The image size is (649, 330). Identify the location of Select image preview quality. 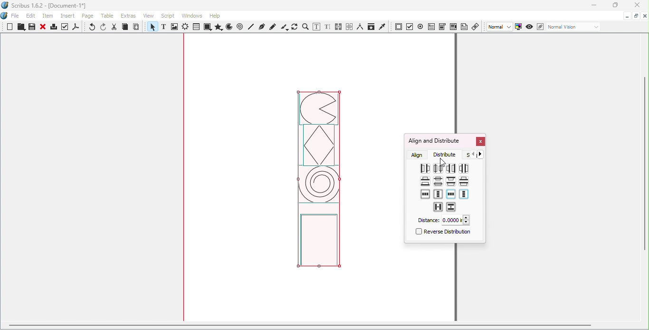
(500, 27).